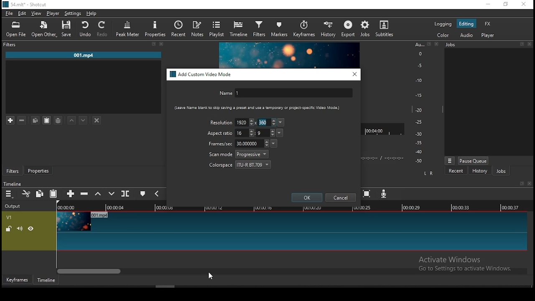 The height and width of the screenshot is (301, 535). Describe the element at coordinates (16, 30) in the screenshot. I see `open file` at that location.